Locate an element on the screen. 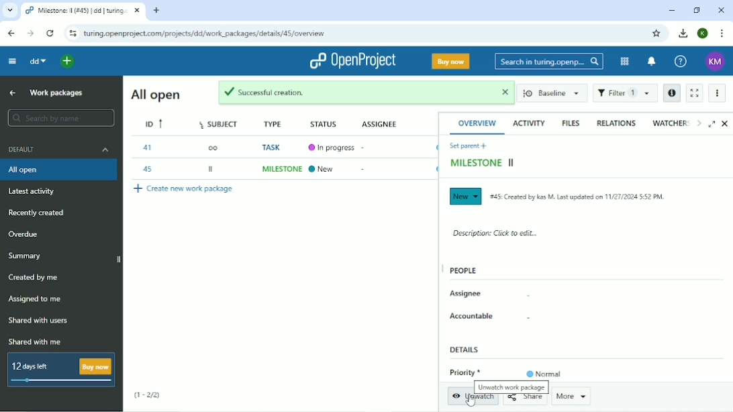 Image resolution: width=733 pixels, height=412 pixels. Set parent is located at coordinates (471, 146).